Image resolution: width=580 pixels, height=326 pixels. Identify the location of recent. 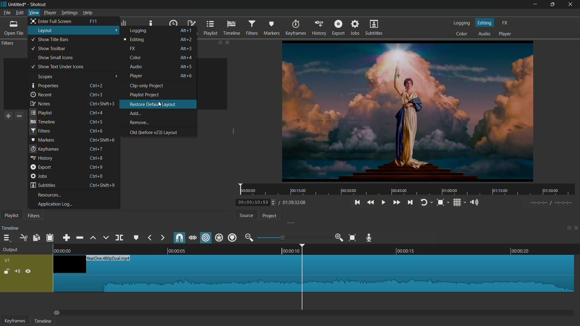
(42, 95).